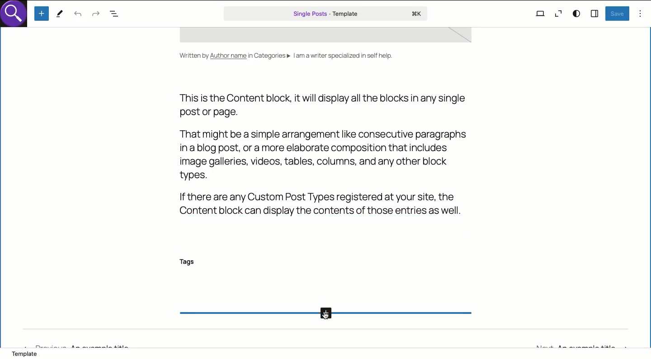  What do you see at coordinates (618, 14) in the screenshot?
I see `Save` at bounding box center [618, 14].